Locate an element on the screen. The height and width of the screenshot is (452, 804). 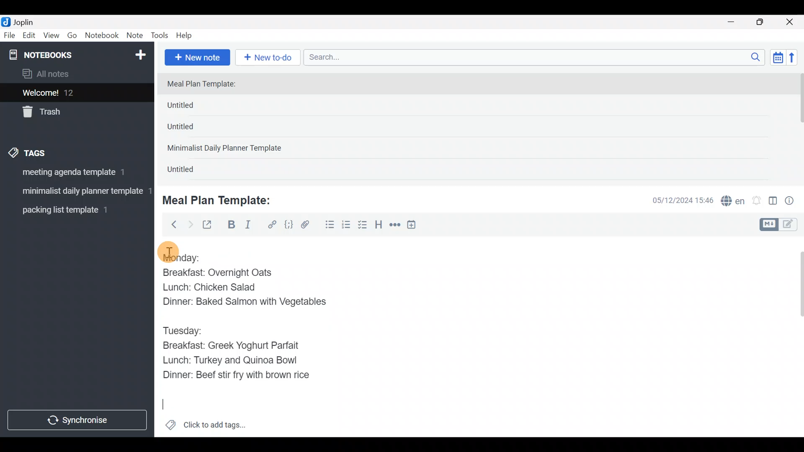
Synchronize is located at coordinates (78, 420).